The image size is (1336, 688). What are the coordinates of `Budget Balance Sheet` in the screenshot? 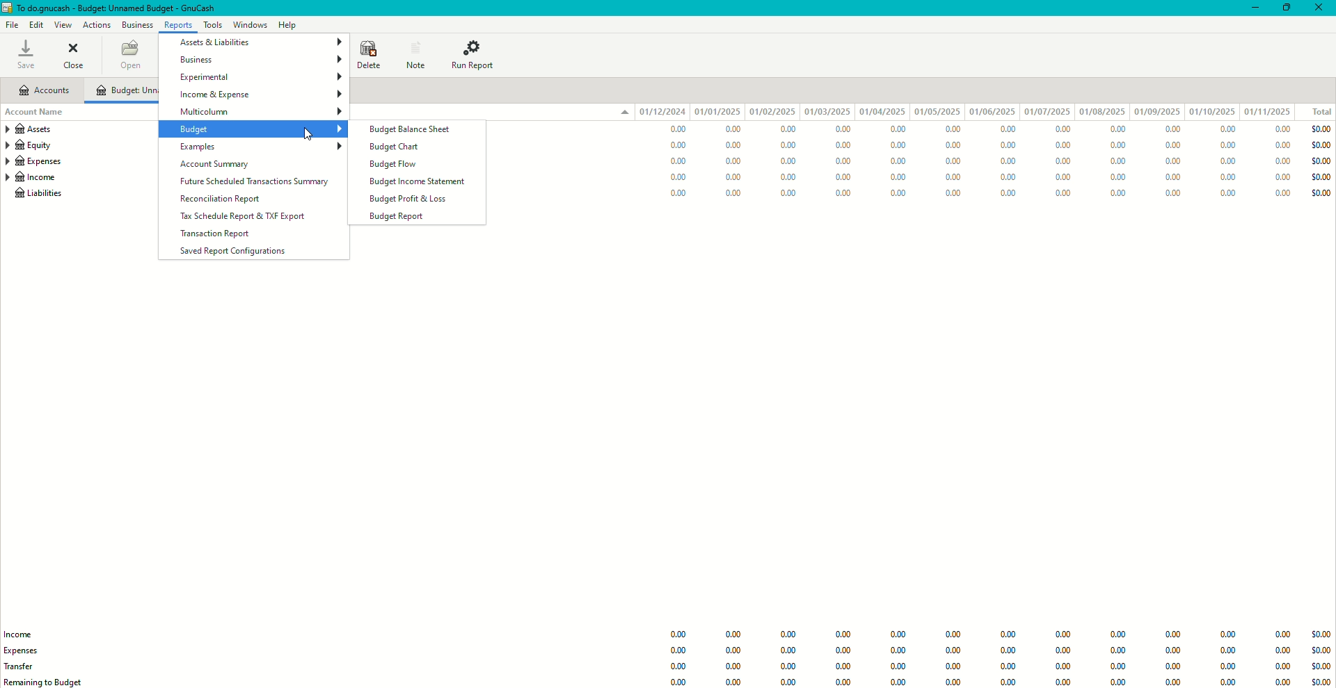 It's located at (411, 131).